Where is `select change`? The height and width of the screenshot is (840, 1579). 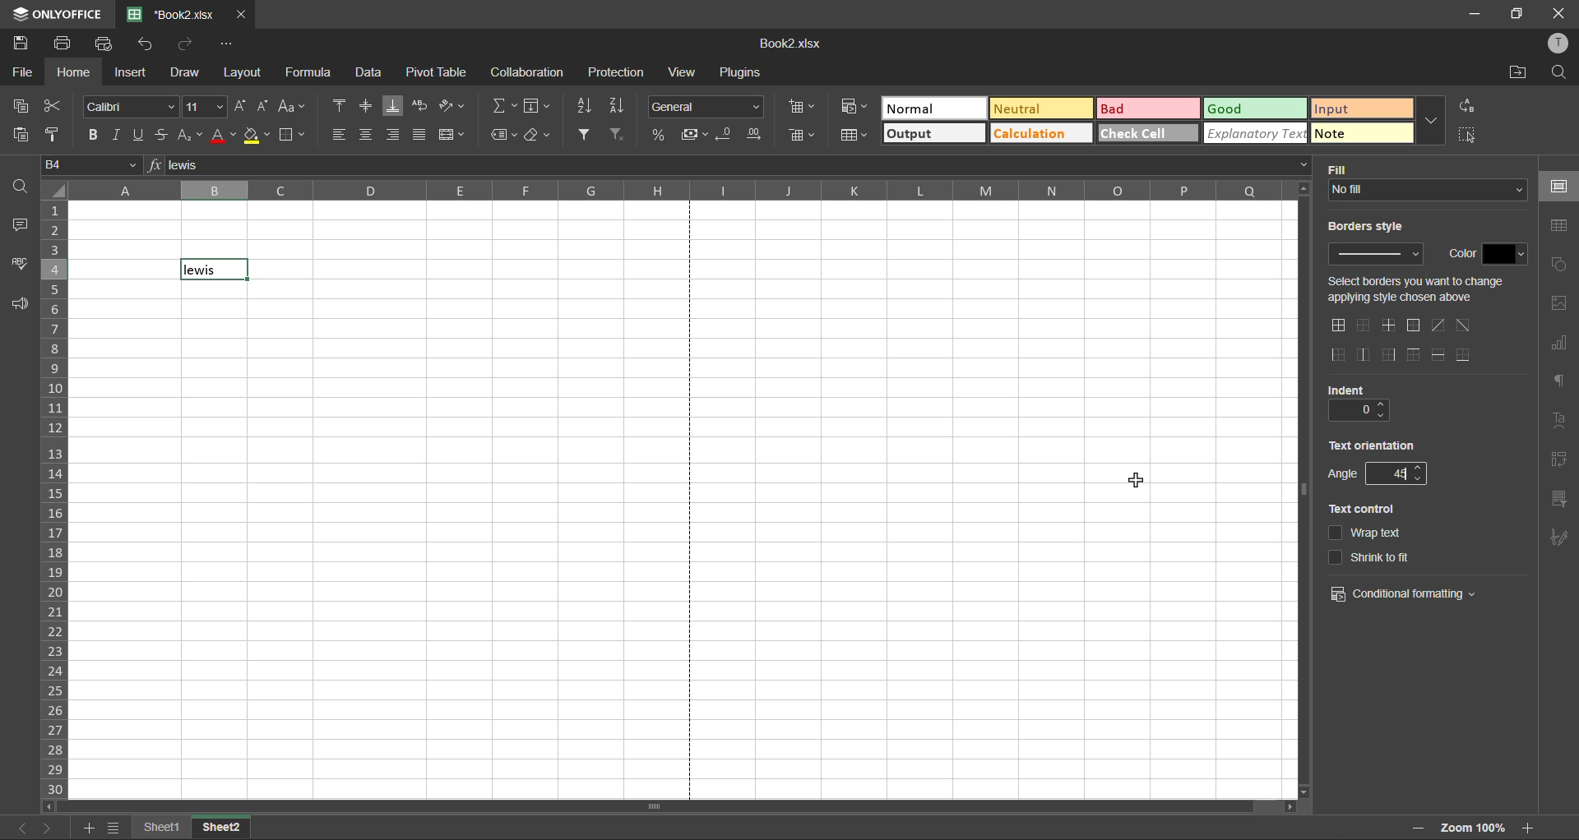 select change is located at coordinates (1421, 289).